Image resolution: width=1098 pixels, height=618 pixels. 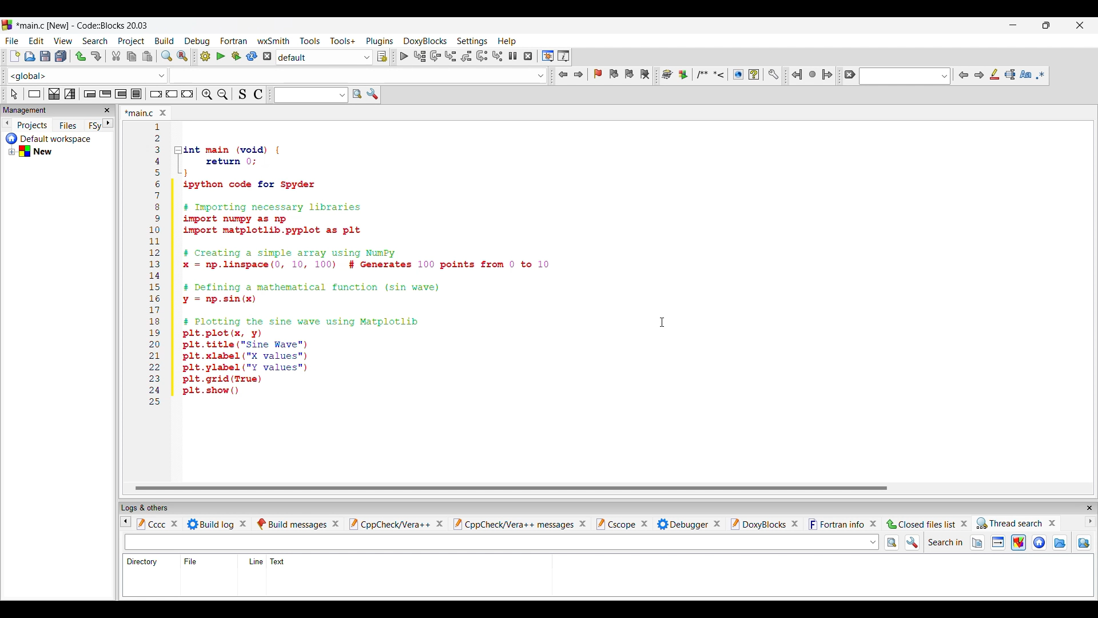 I want to click on Various info, so click(x=567, y=56).